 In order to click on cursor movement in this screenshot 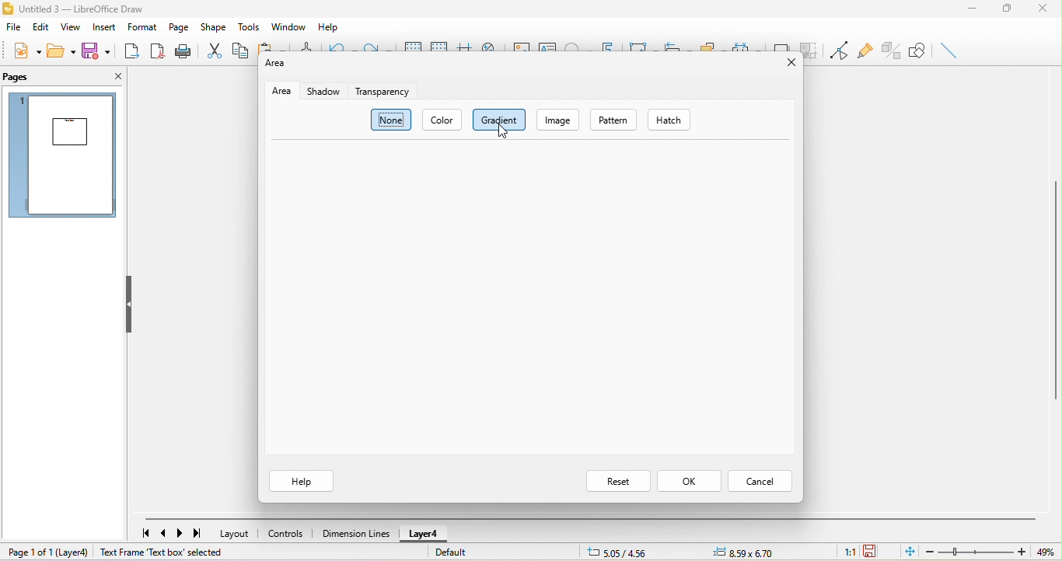, I will do `click(506, 131)`.